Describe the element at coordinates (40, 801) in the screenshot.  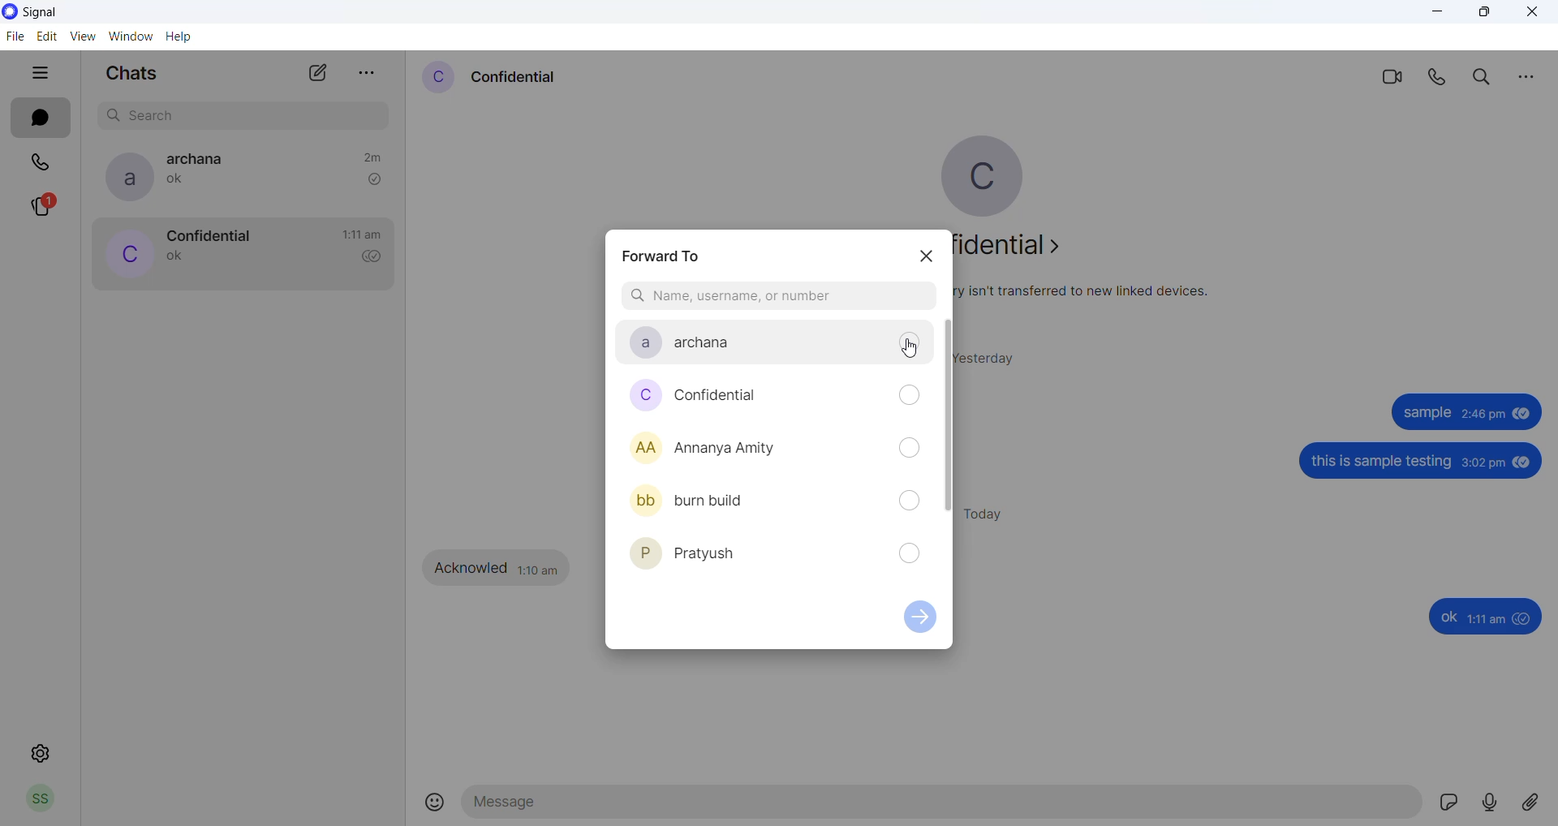
I see `profile` at that location.